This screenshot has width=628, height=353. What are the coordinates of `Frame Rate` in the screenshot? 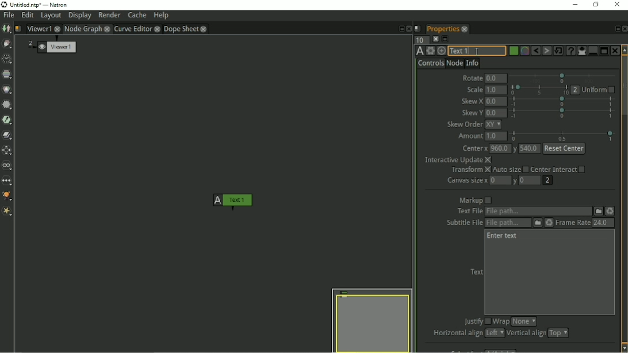 It's located at (573, 223).